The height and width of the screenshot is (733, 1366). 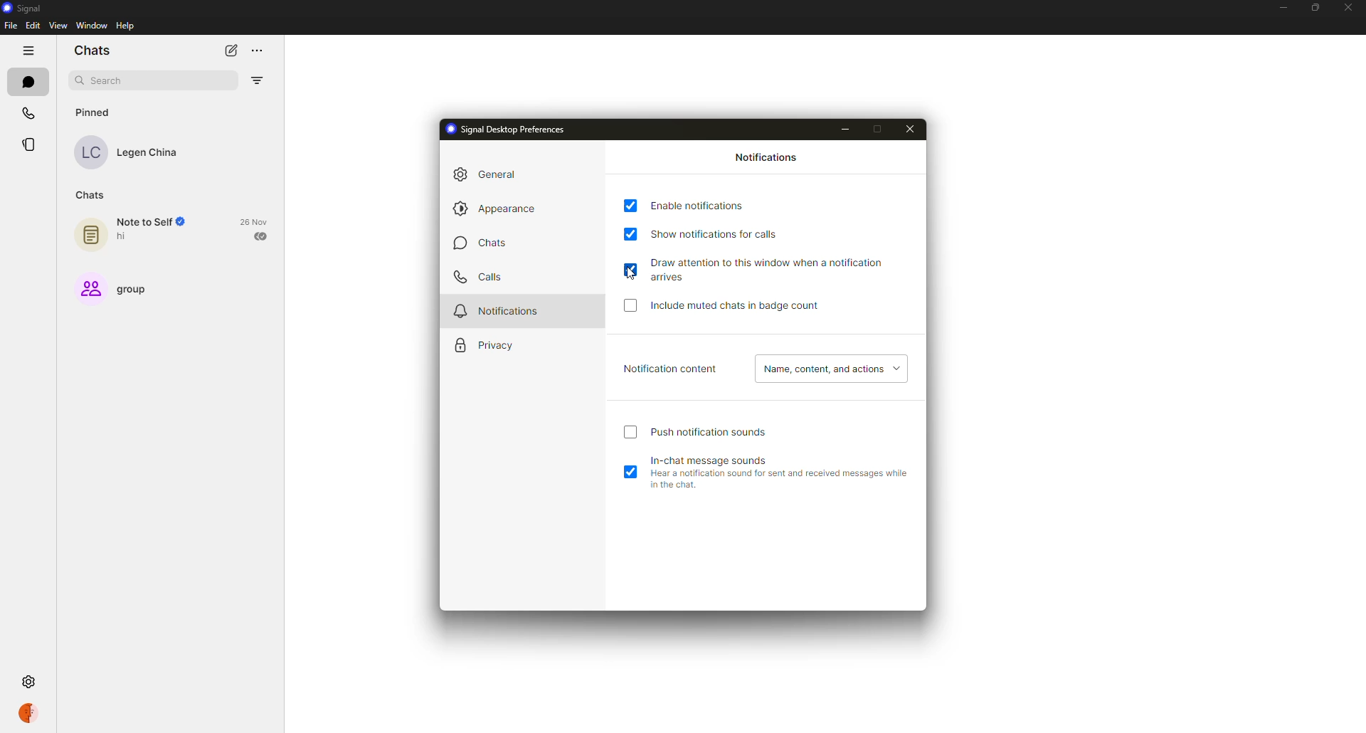 What do you see at coordinates (716, 458) in the screenshot?
I see `in-chat message sounds` at bounding box center [716, 458].